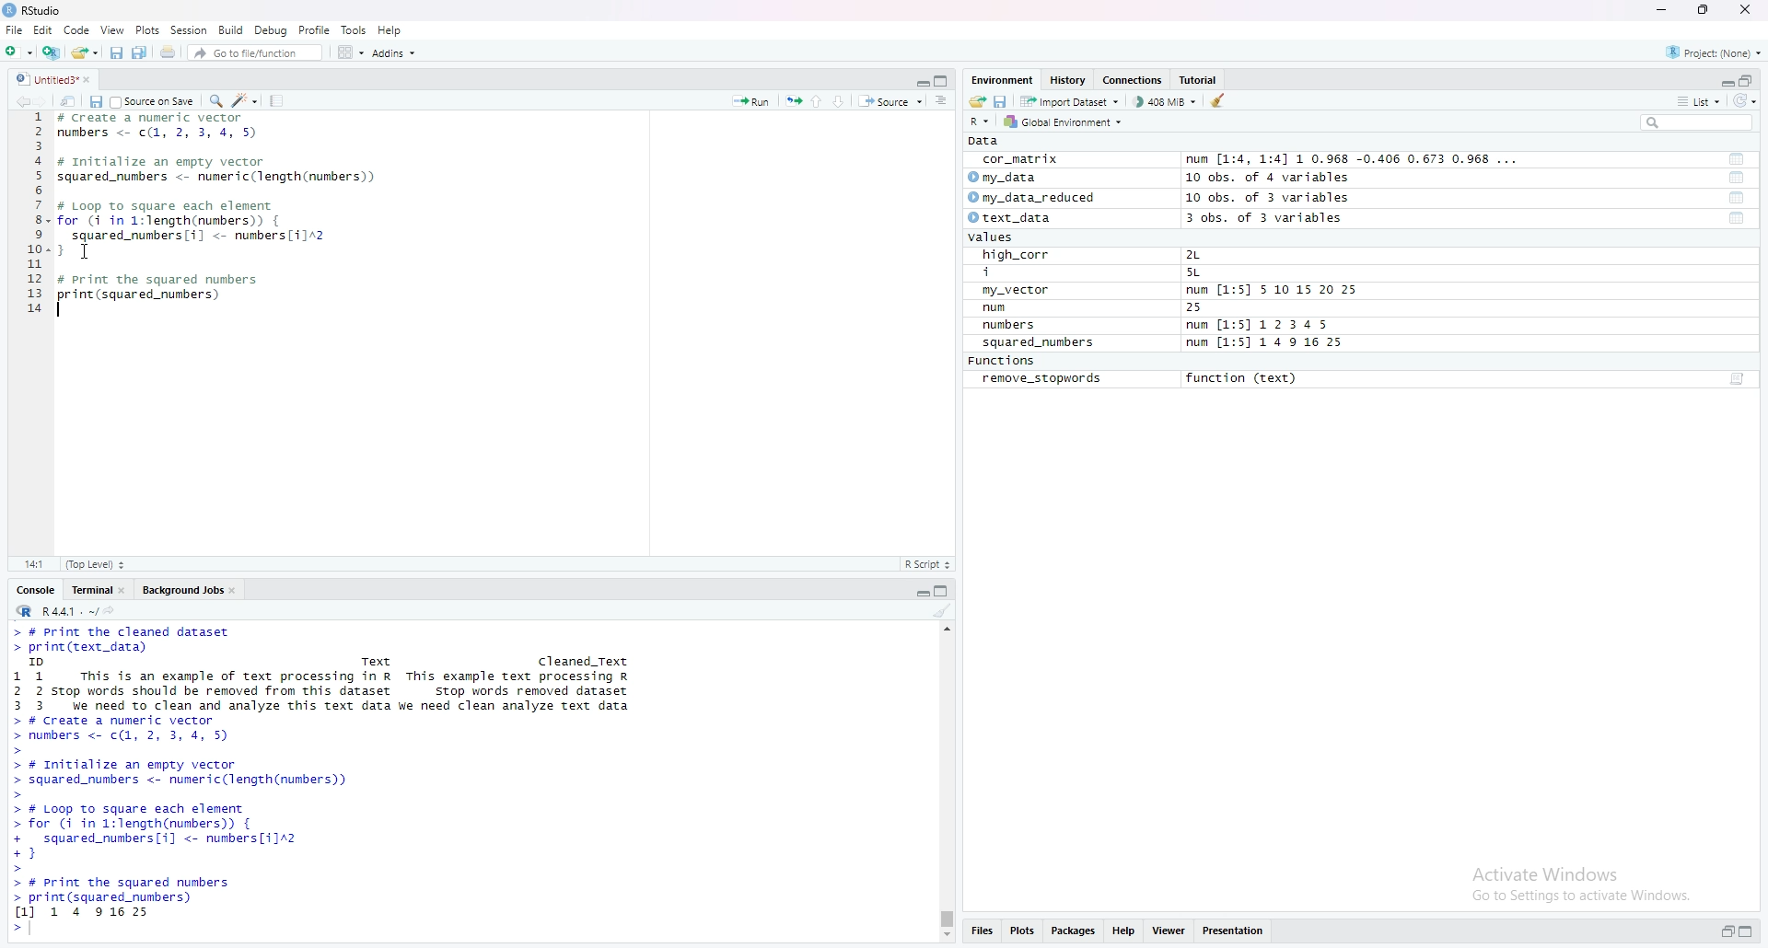 The image size is (1768, 948). I want to click on compile report, so click(276, 100).